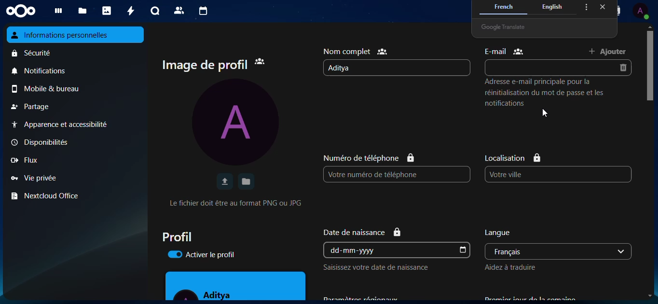 The image size is (658, 304). What do you see at coordinates (536, 251) in the screenshot?
I see `Fracais` at bounding box center [536, 251].